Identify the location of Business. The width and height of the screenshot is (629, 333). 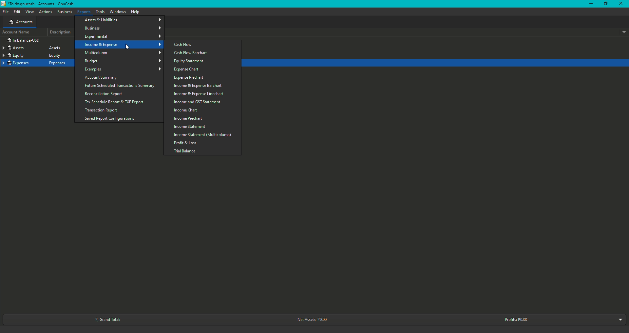
(65, 12).